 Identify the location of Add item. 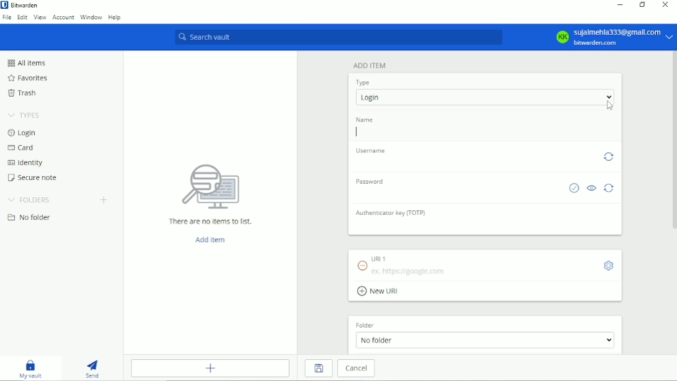
(209, 239).